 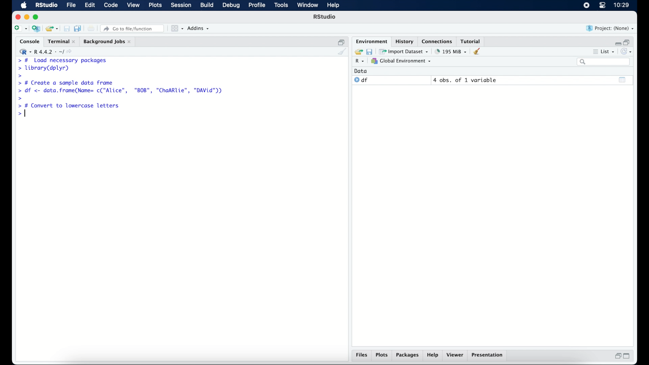 I want to click on viewer, so click(x=456, y=356).